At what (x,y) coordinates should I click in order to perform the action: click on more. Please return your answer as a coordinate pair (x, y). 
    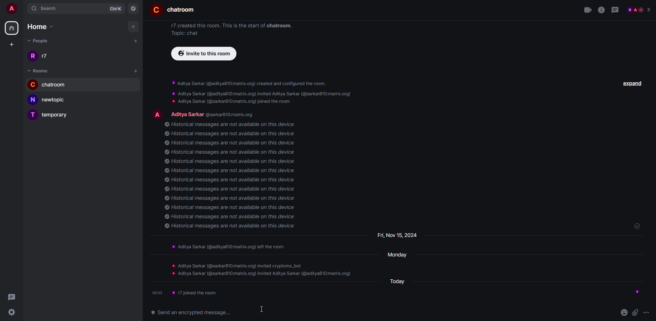
    Looking at the image, I should click on (649, 311).